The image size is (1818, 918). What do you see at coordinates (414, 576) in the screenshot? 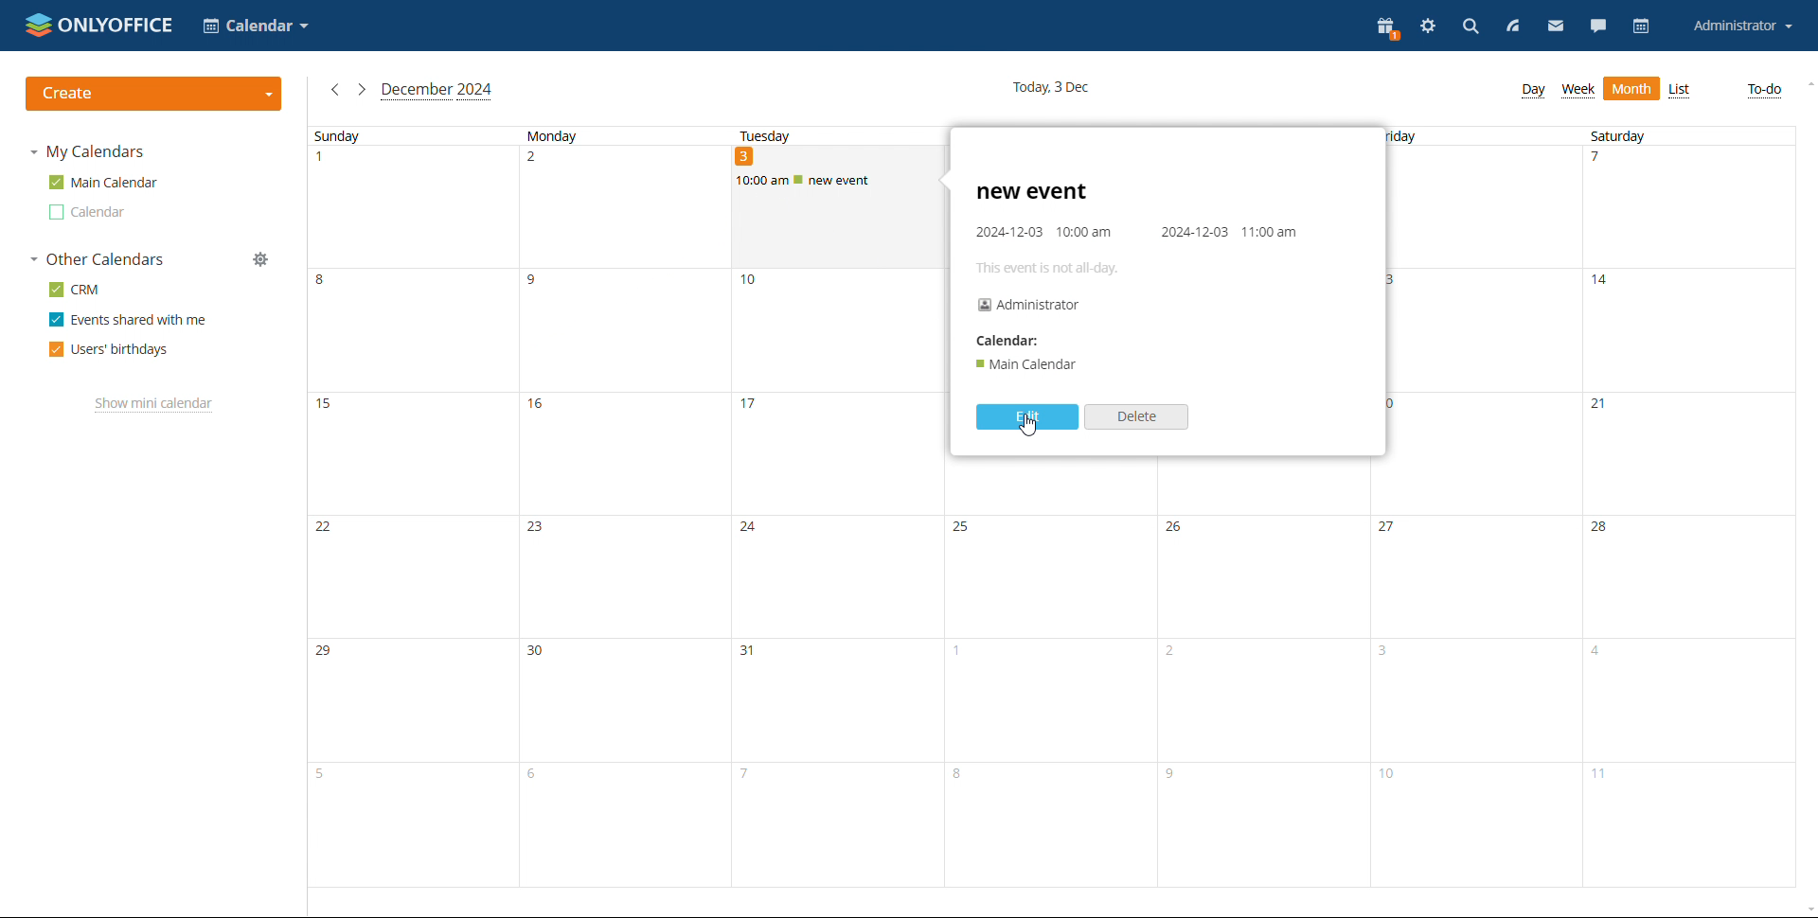
I see `22` at bounding box center [414, 576].